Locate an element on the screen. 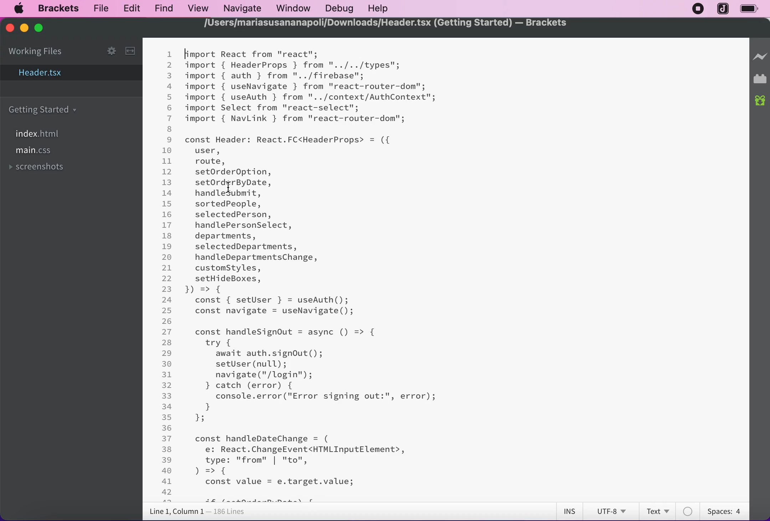  9 is located at coordinates (169, 140).